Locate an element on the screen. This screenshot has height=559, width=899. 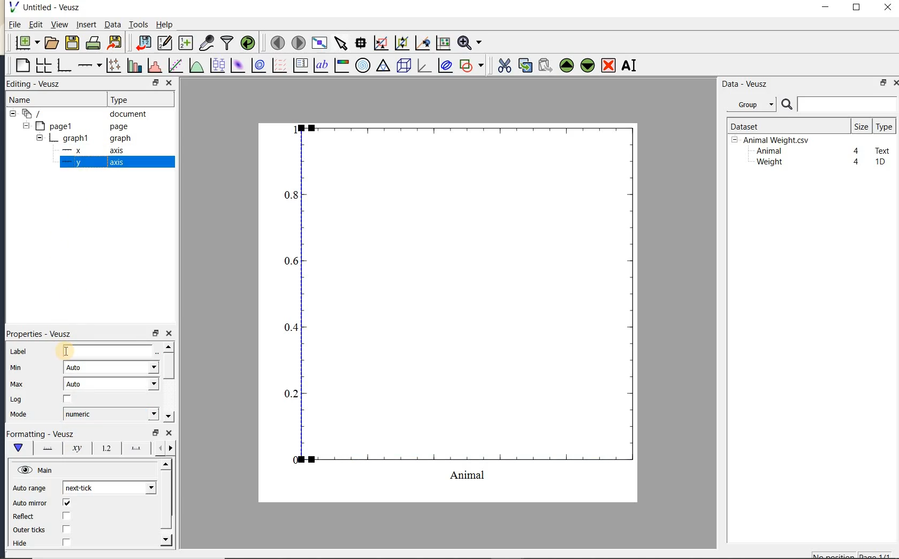
plot covariance ellipses is located at coordinates (444, 65).